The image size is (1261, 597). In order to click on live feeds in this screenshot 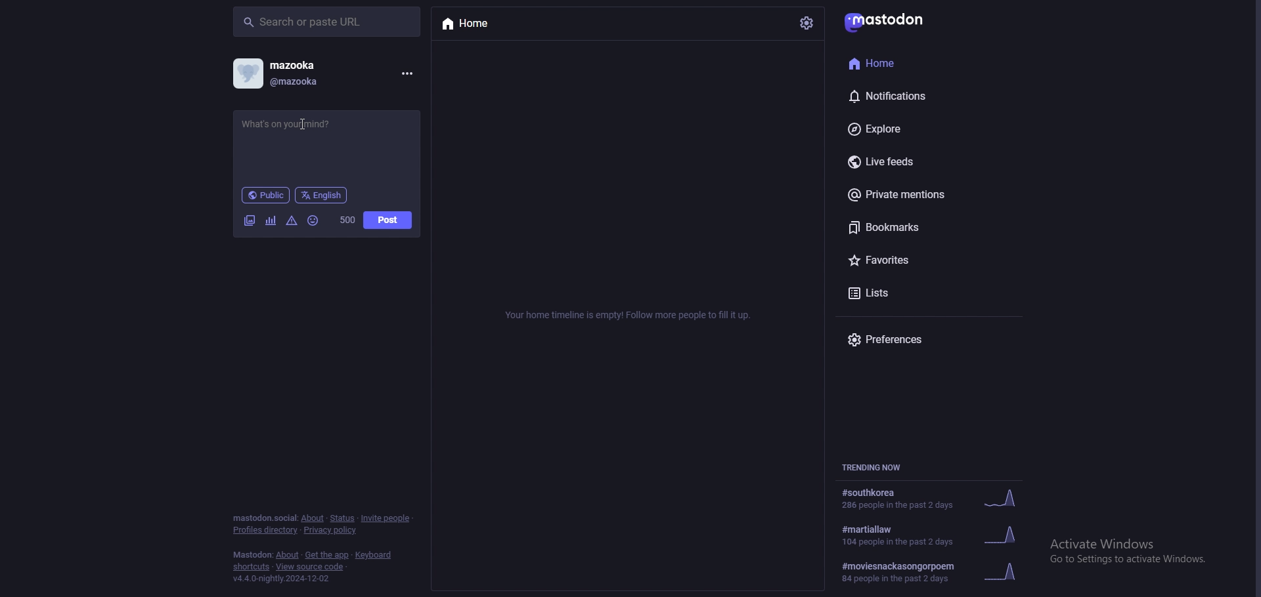, I will do `click(922, 161)`.